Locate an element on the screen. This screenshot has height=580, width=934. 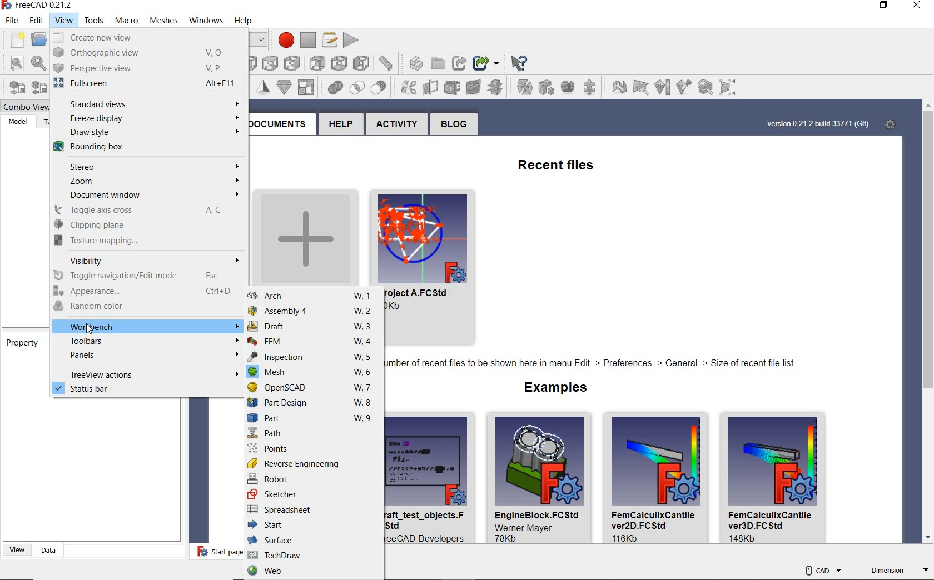
face info is located at coordinates (639, 86).